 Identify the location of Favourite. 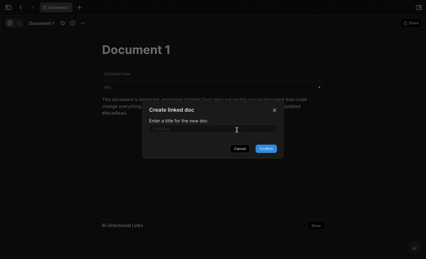
(62, 23).